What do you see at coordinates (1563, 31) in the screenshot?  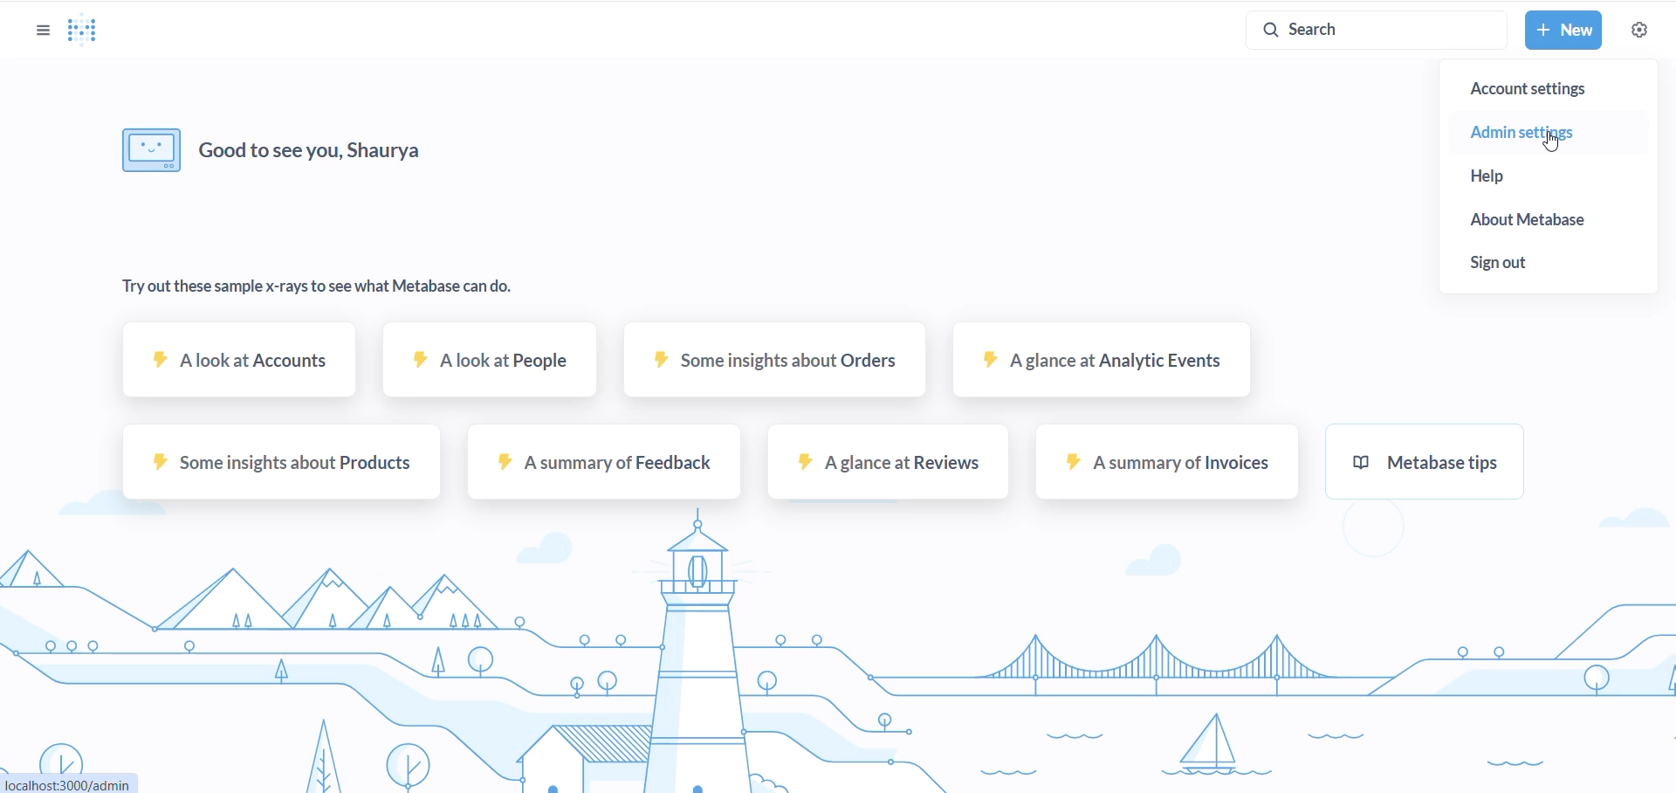 I see `new ` at bounding box center [1563, 31].